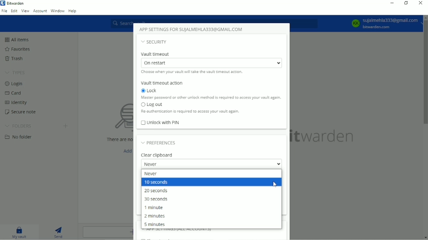 This screenshot has width=428, height=240. Describe the element at coordinates (211, 164) in the screenshot. I see `Never` at that location.